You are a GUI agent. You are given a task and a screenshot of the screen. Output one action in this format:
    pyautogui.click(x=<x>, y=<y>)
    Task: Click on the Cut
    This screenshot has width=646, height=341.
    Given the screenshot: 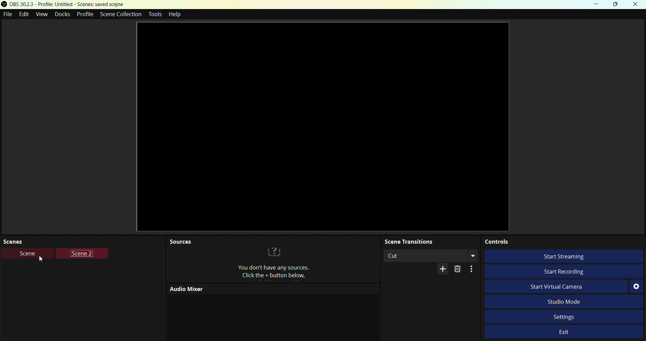 What is the action you would take?
    pyautogui.click(x=430, y=255)
    